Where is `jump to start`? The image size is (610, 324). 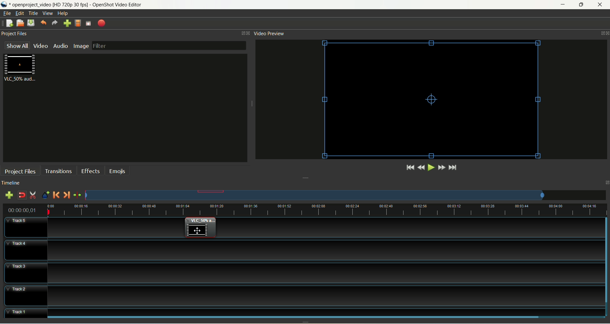 jump to start is located at coordinates (410, 168).